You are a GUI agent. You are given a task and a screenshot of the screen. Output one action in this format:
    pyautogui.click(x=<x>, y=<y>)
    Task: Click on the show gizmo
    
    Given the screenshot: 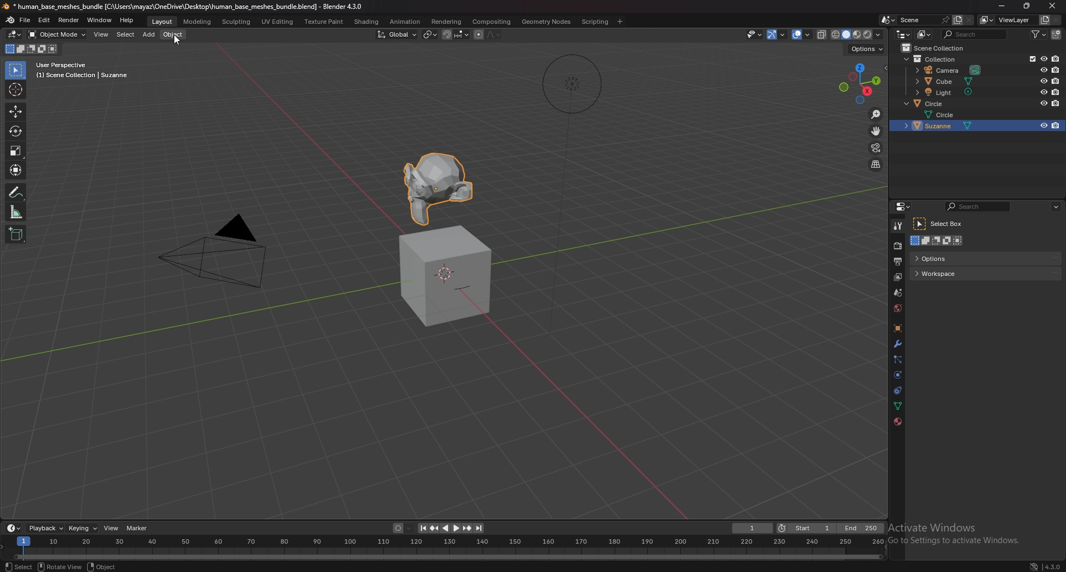 What is the action you would take?
    pyautogui.click(x=777, y=34)
    